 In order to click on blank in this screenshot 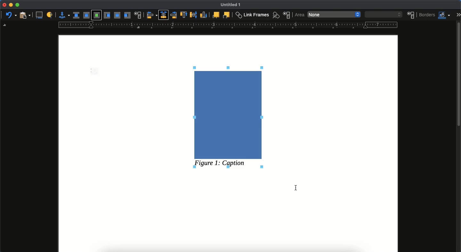, I will do `click(384, 14)`.